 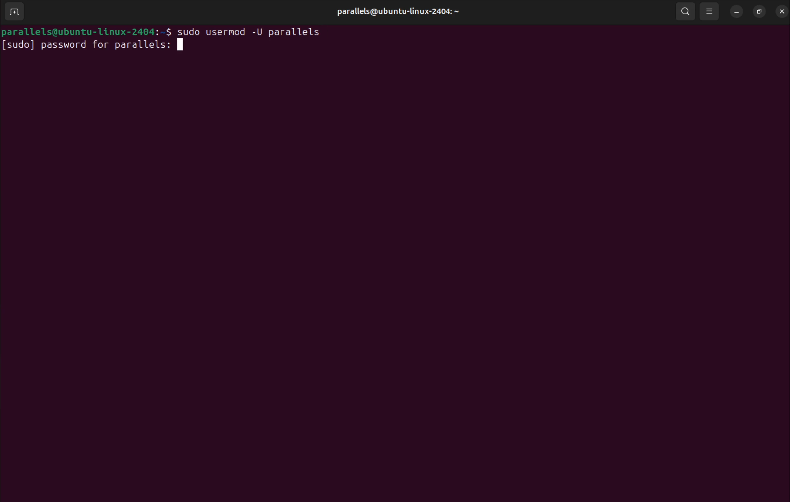 What do you see at coordinates (781, 11) in the screenshot?
I see `close` at bounding box center [781, 11].